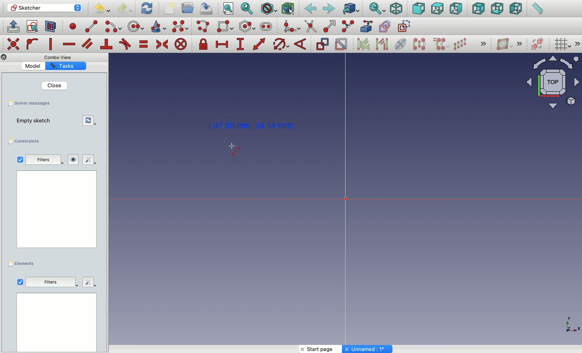 Image resolution: width=582 pixels, height=353 pixels. What do you see at coordinates (33, 66) in the screenshot?
I see `Value` at bounding box center [33, 66].